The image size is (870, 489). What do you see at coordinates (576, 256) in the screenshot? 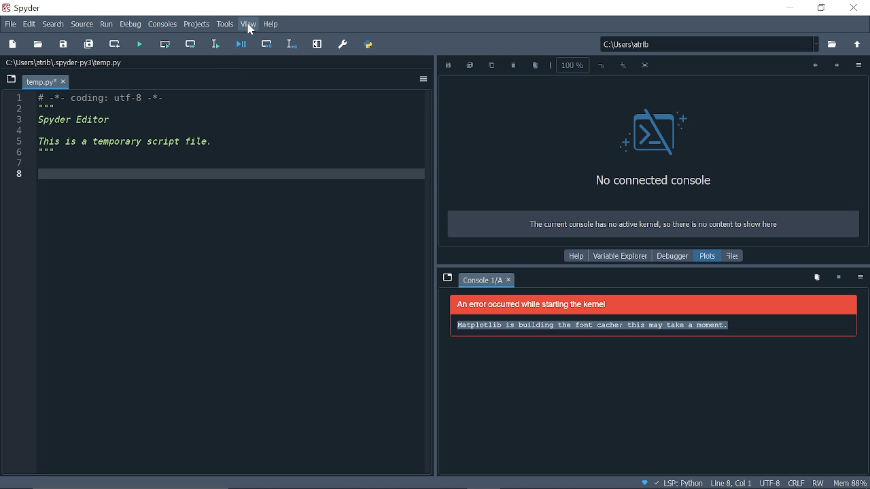
I see `Help` at bounding box center [576, 256].